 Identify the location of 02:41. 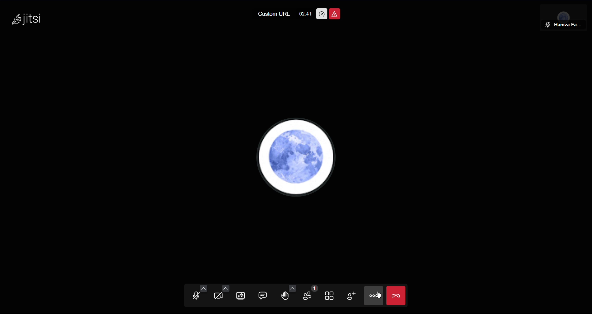
(305, 12).